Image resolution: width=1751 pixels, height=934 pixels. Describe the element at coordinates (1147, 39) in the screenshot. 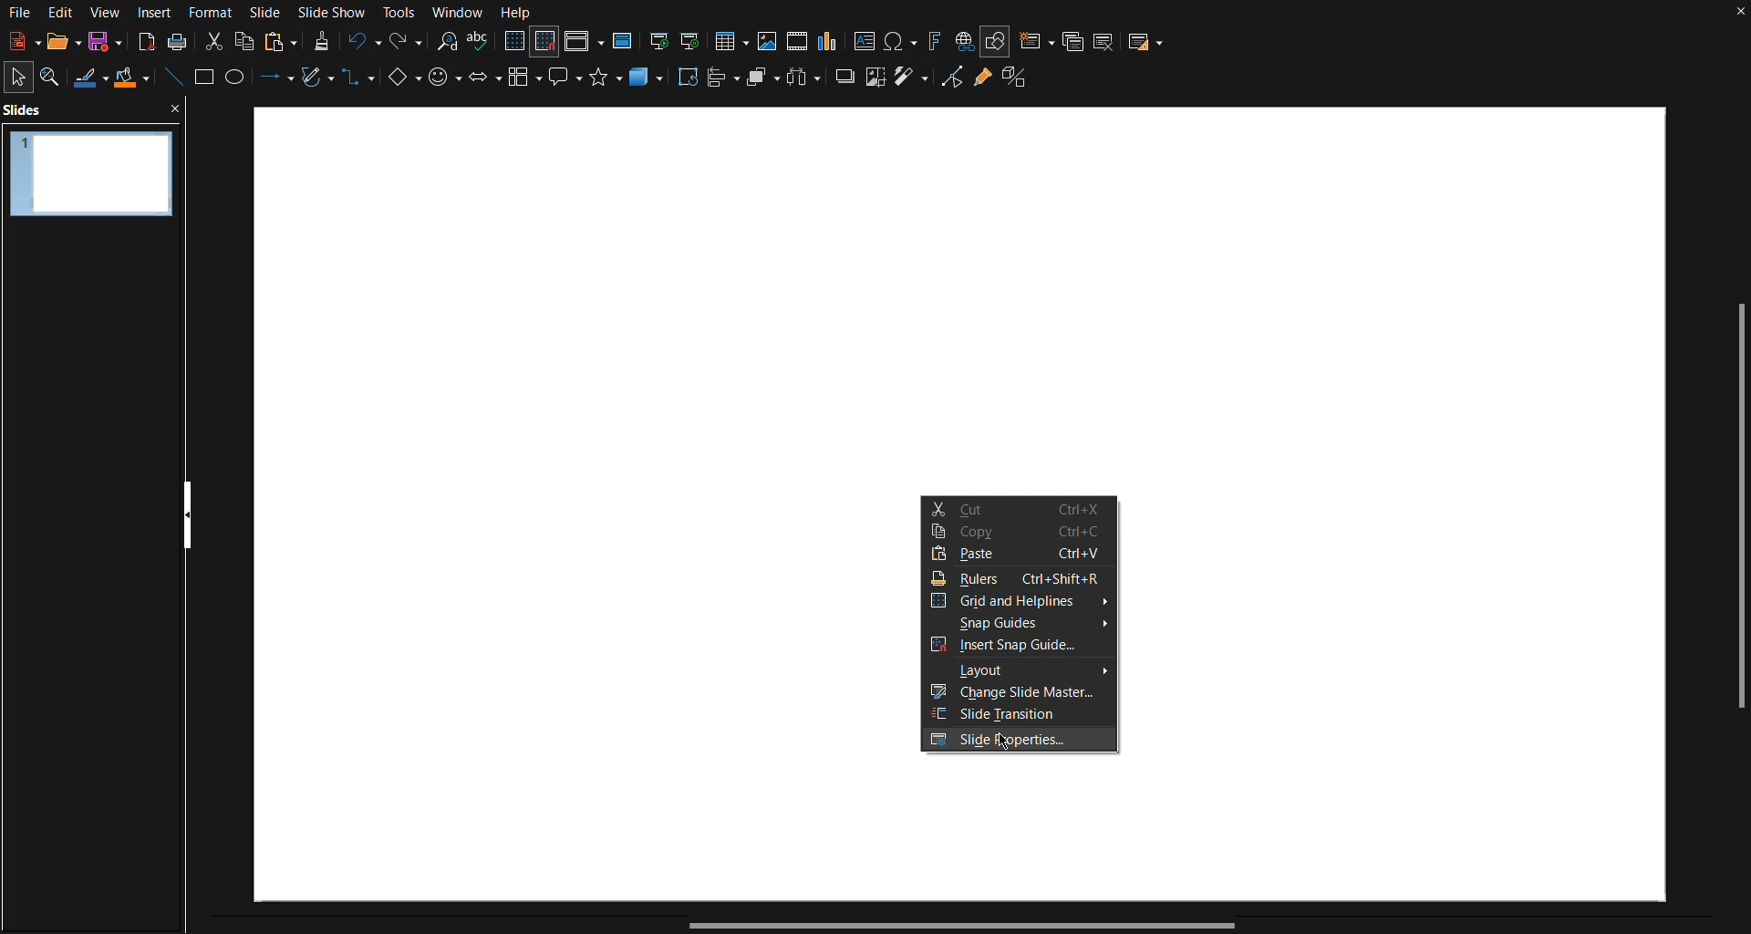

I see `Slide Layout` at that location.